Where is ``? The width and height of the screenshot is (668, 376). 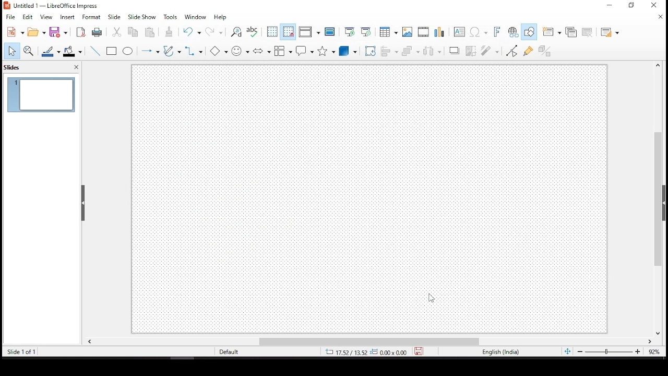
 is located at coordinates (407, 33).